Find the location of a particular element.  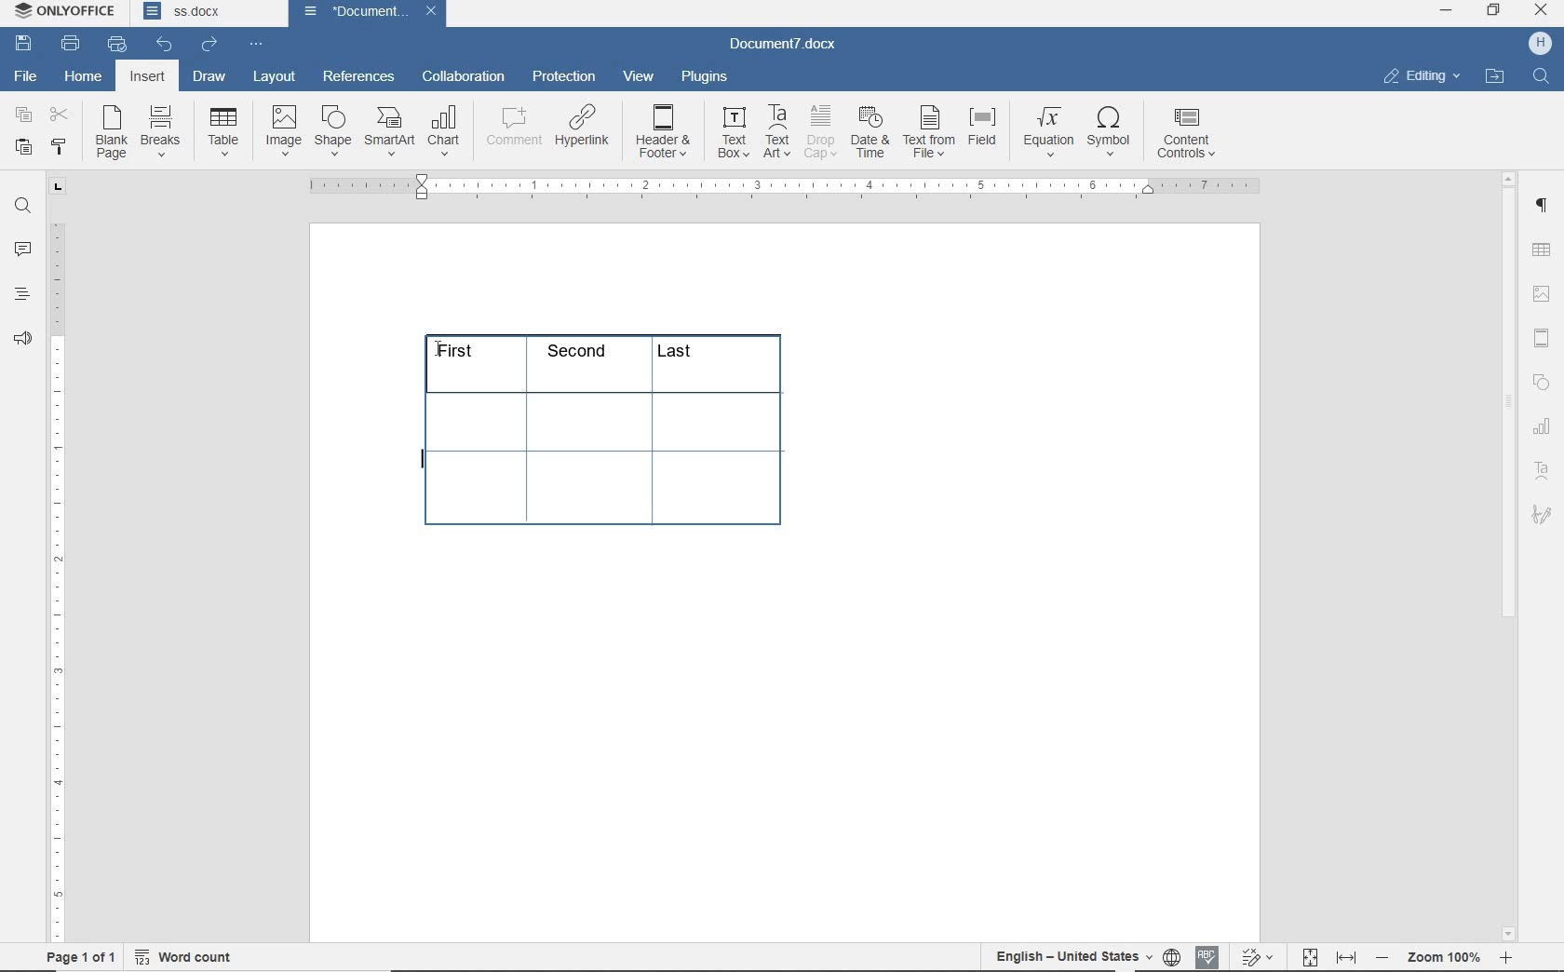

text from file is located at coordinates (929, 130).